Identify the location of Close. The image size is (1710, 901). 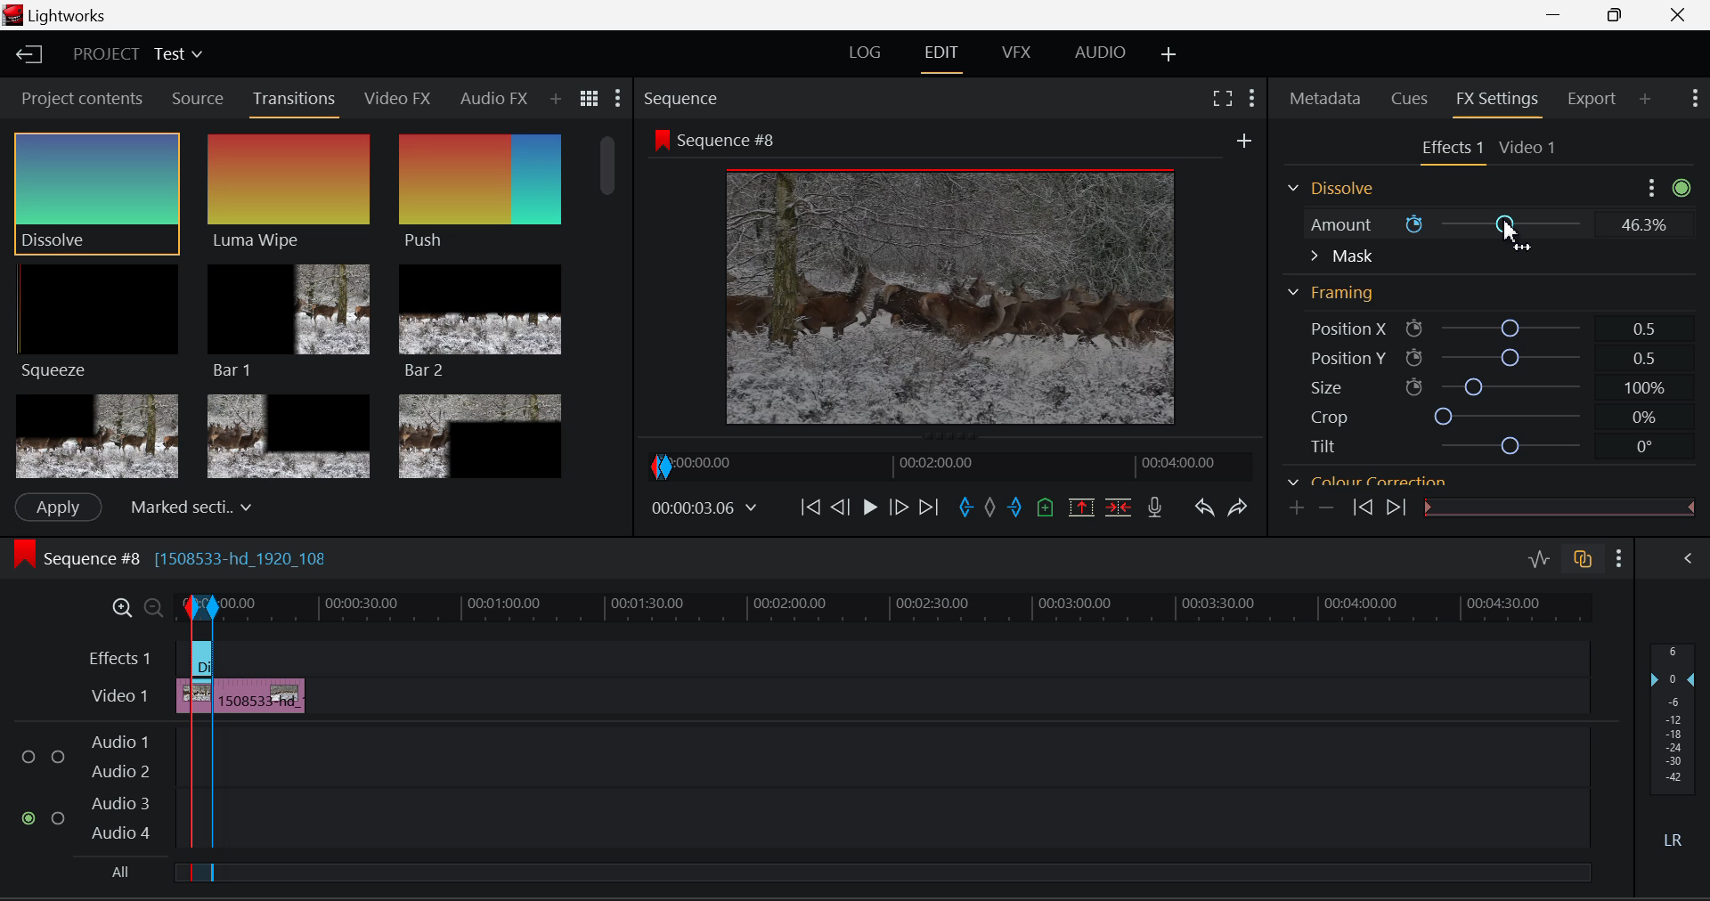
(1680, 15).